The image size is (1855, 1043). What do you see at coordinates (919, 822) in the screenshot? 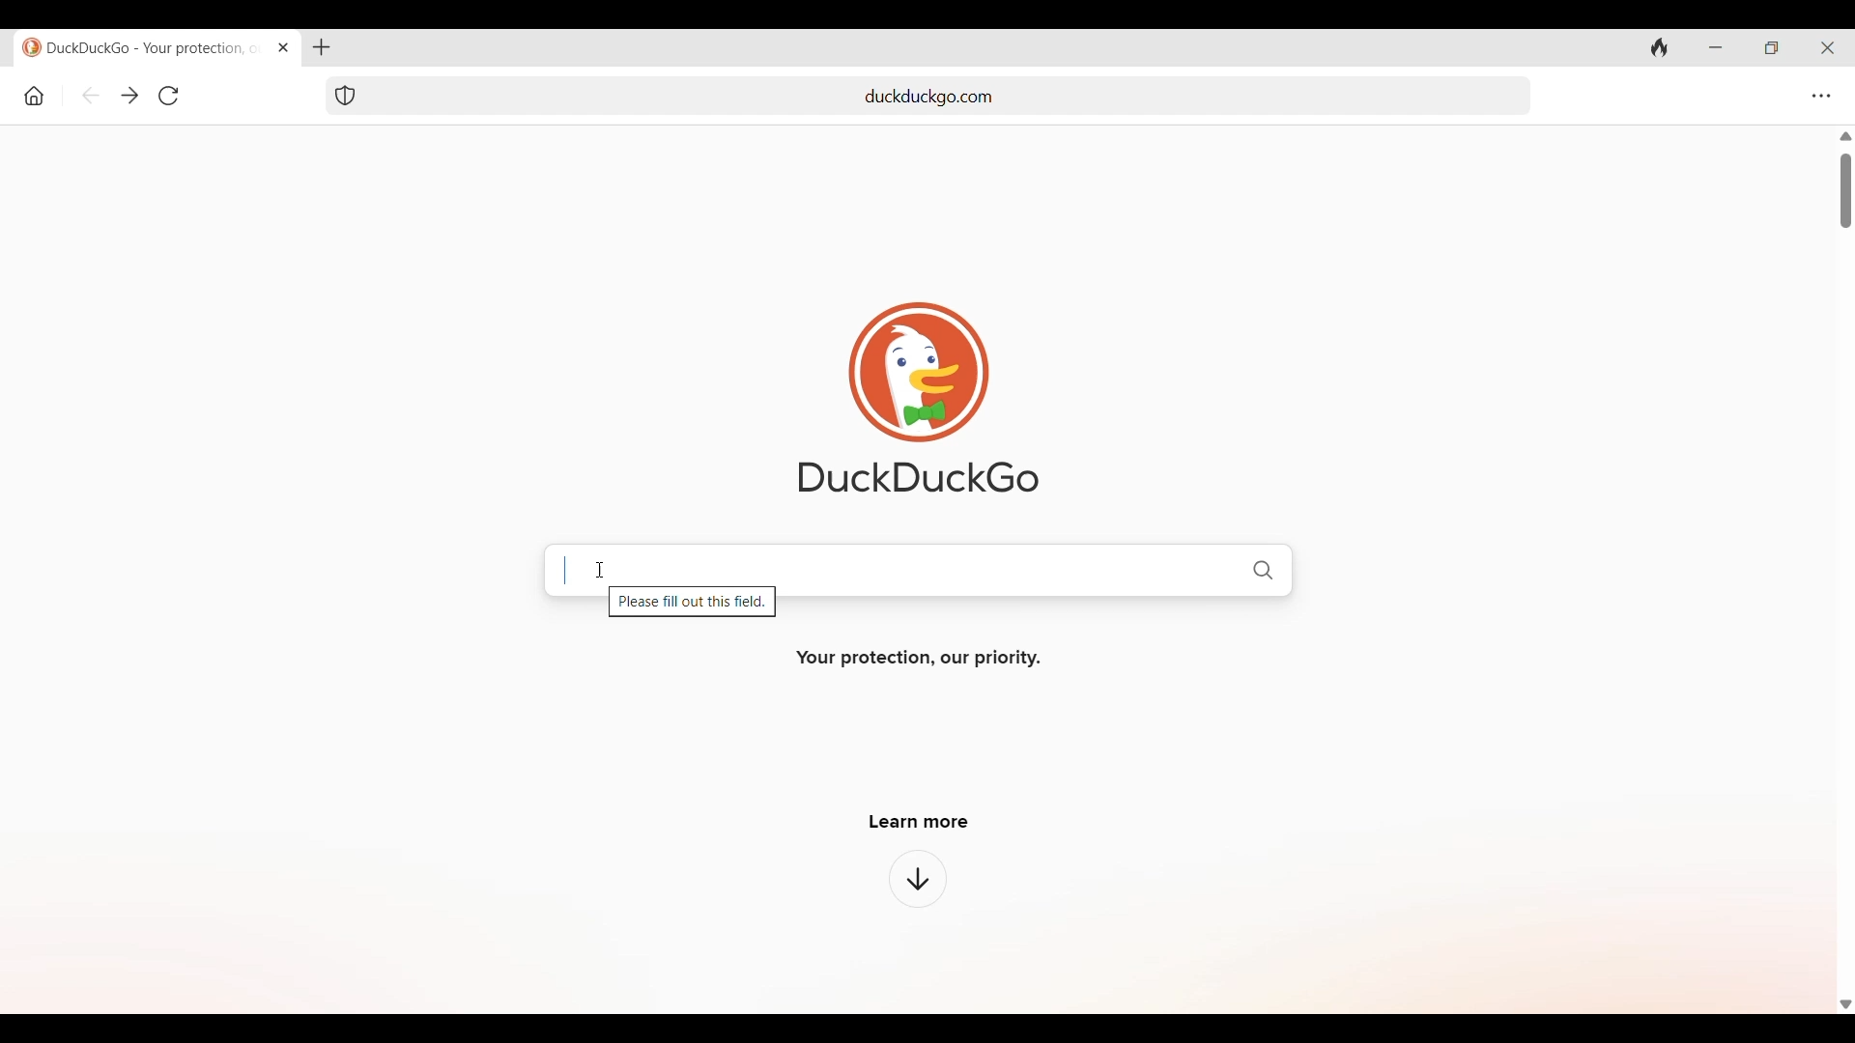
I see `Learn more` at bounding box center [919, 822].